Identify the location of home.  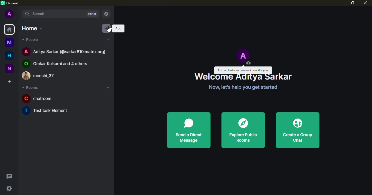
(10, 56).